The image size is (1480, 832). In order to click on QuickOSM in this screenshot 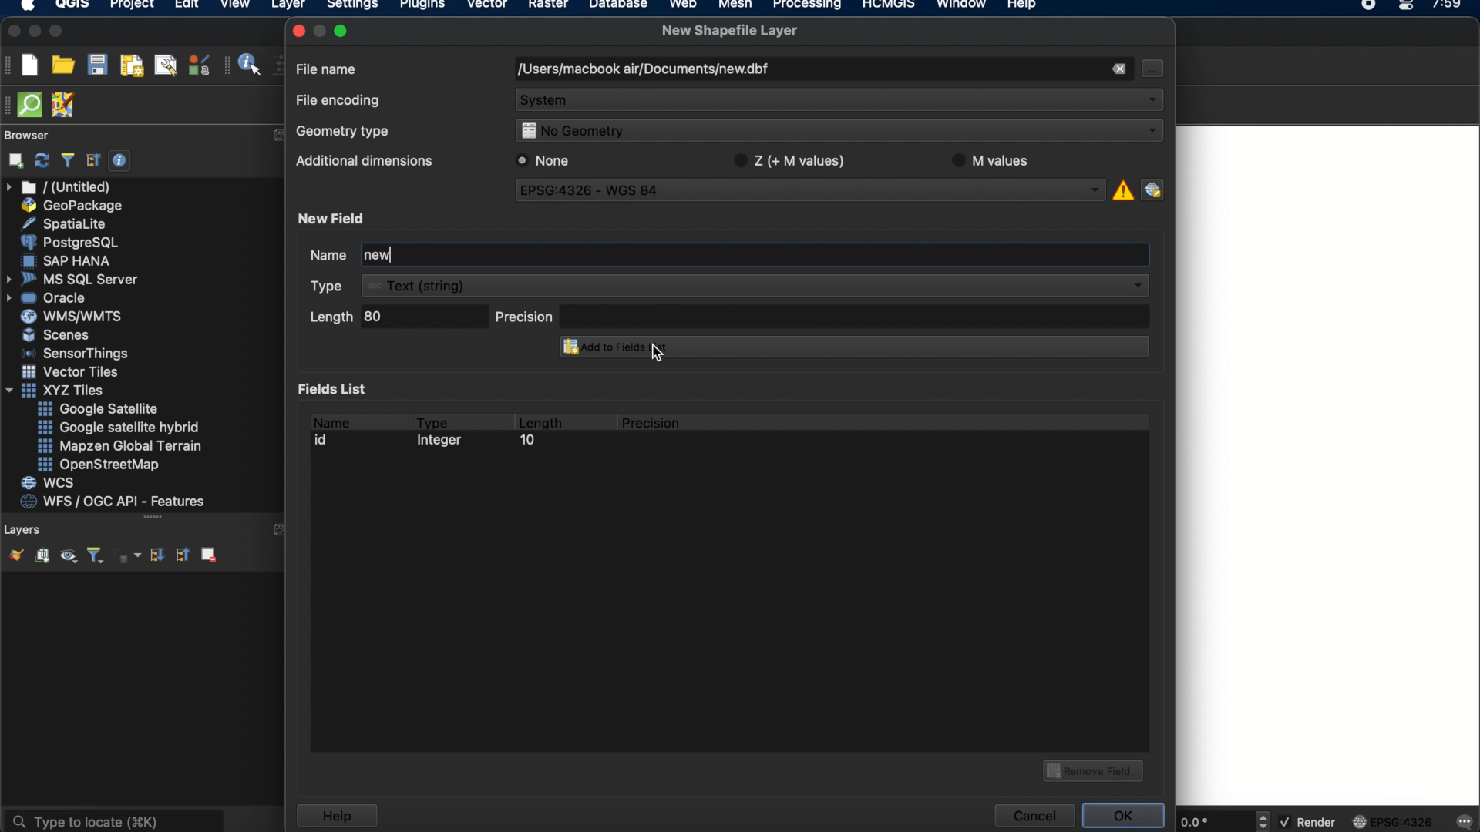, I will do `click(33, 105)`.